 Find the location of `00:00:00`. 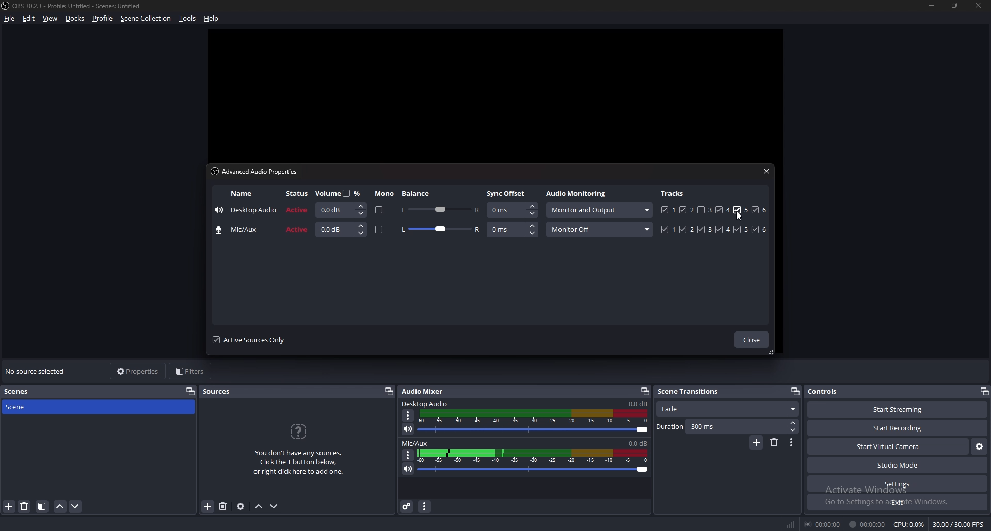

00:00:00 is located at coordinates (867, 525).